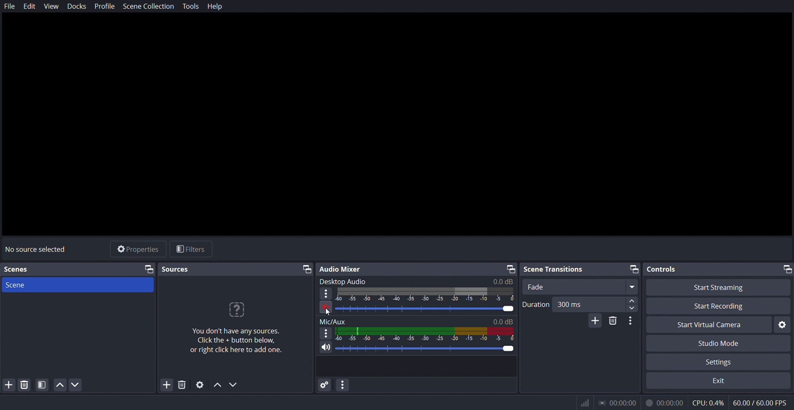 The image size is (794, 410). I want to click on move up, so click(218, 384).